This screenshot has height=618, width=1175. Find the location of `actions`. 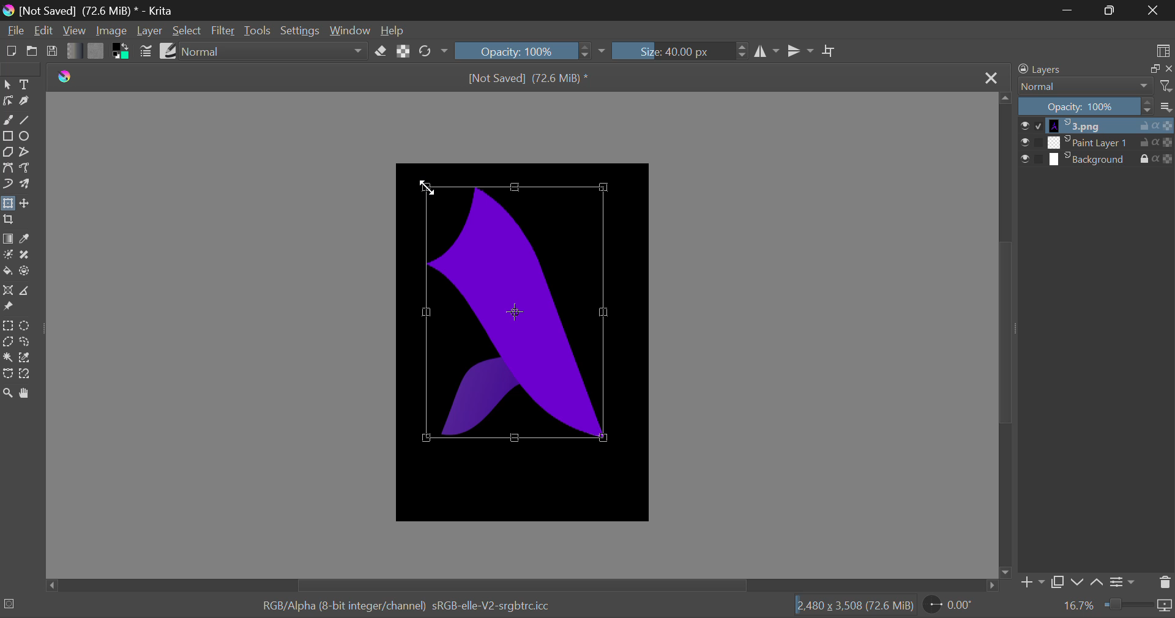

actions is located at coordinates (1157, 126).